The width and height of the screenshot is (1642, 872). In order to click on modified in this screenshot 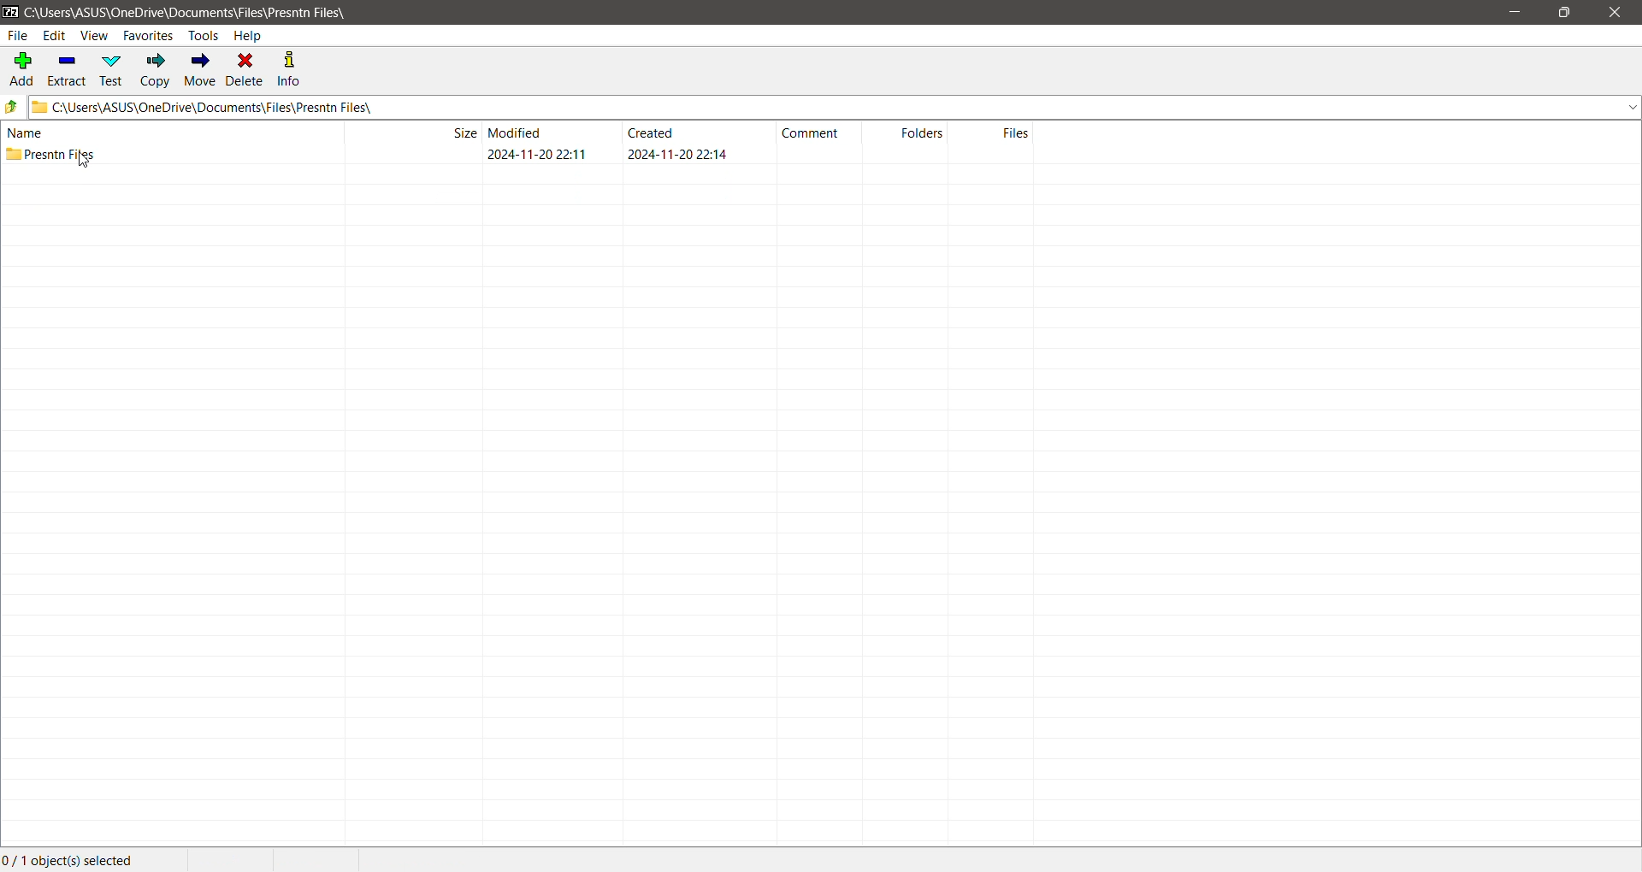, I will do `click(517, 132)`.